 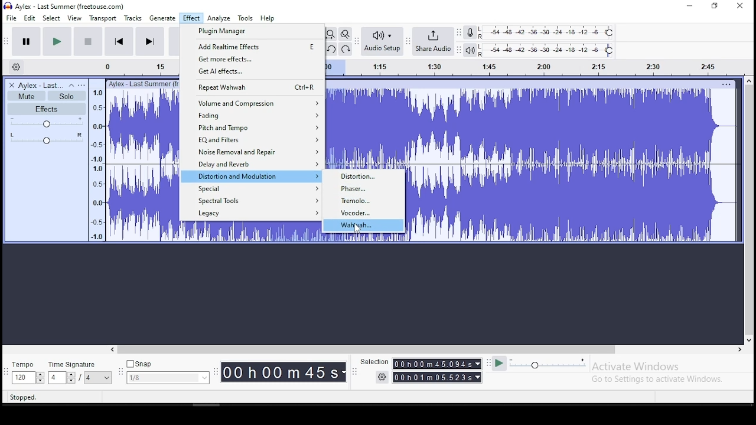 What do you see at coordinates (470, 32) in the screenshot?
I see `recording meter` at bounding box center [470, 32].